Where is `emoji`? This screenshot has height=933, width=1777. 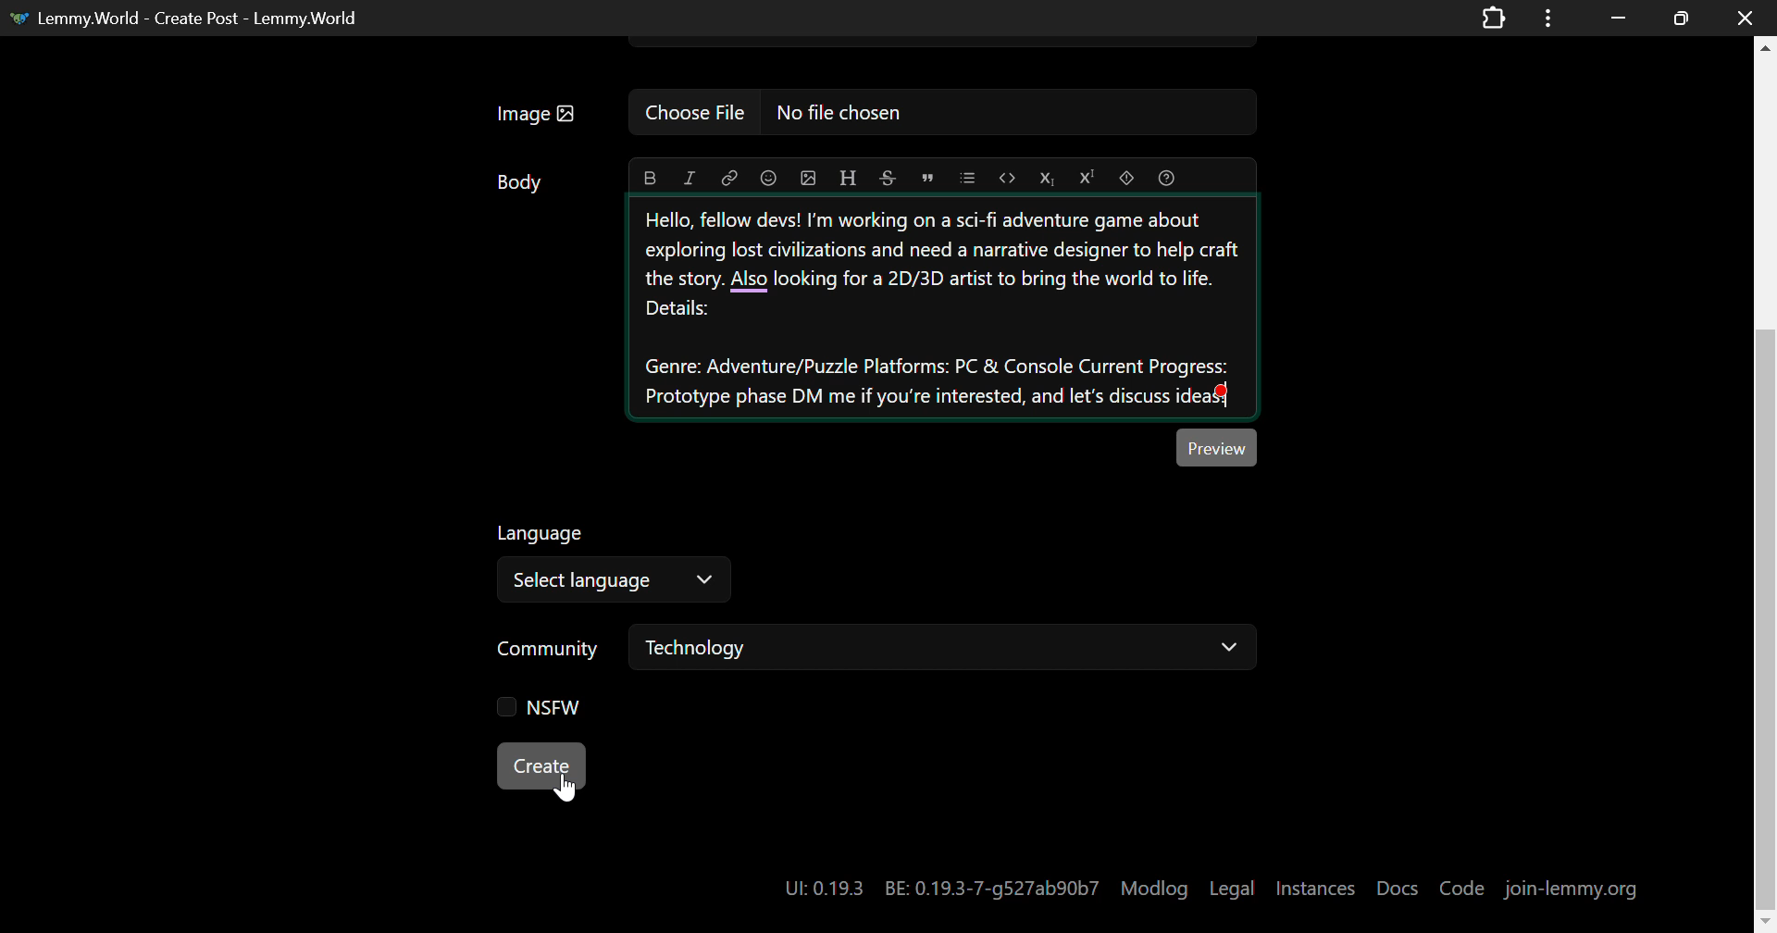
emoji is located at coordinates (768, 176).